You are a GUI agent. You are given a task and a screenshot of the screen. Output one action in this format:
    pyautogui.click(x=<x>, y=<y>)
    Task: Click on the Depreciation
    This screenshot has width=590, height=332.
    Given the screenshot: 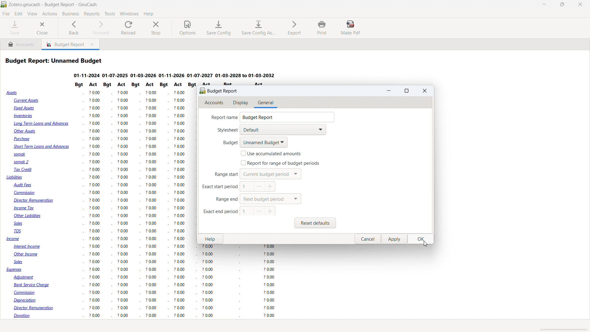 What is the action you would take?
    pyautogui.click(x=28, y=300)
    